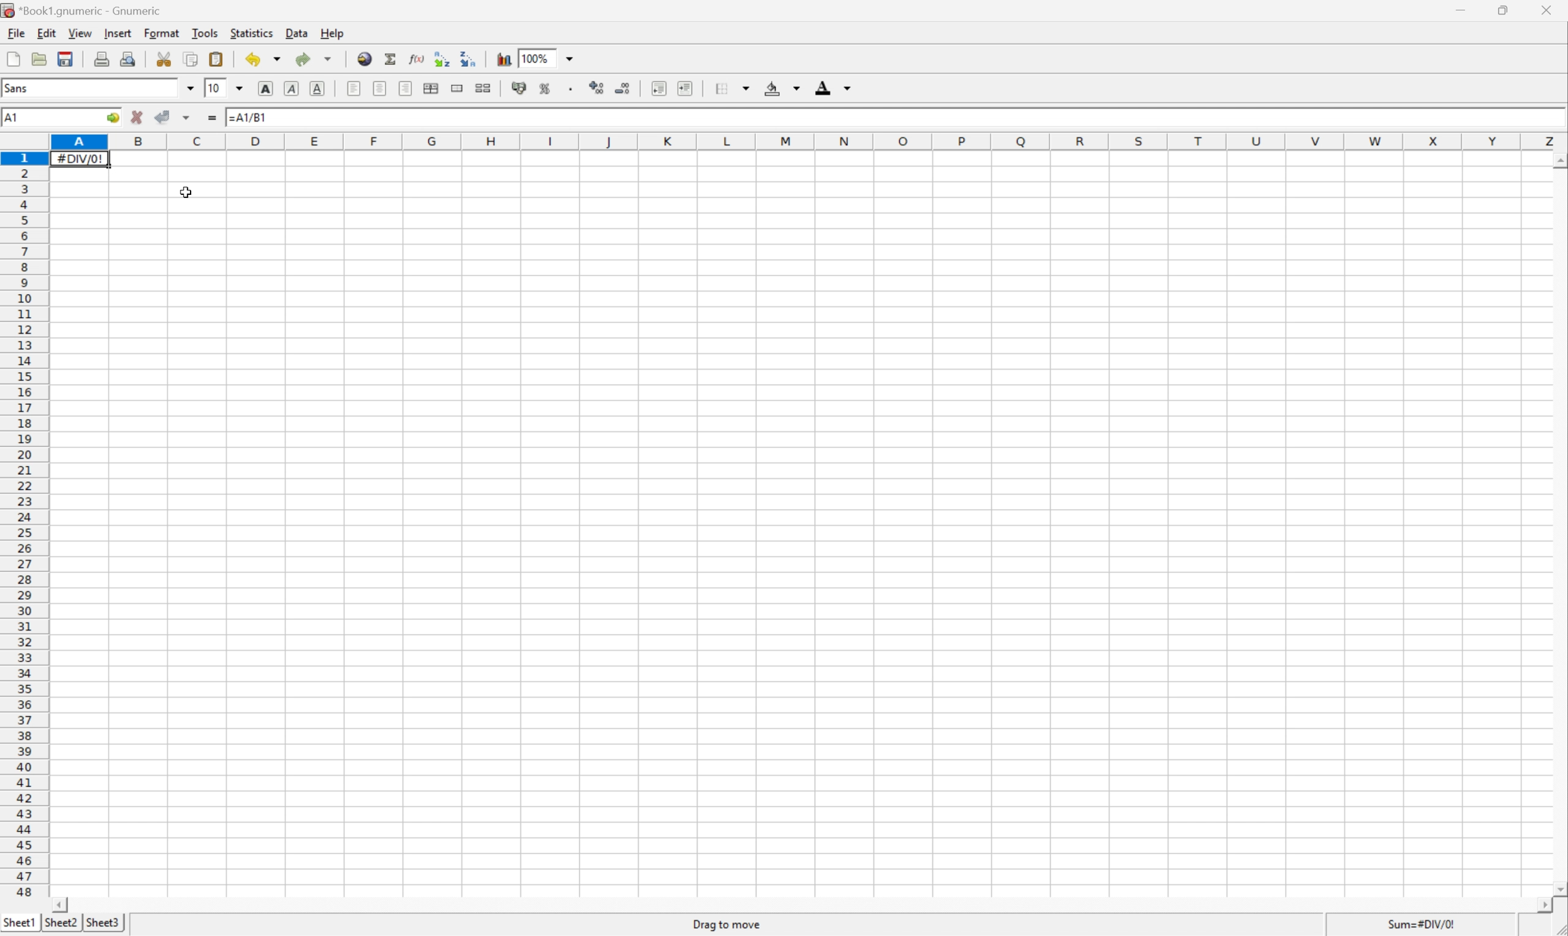  I want to click on accept change, so click(163, 116).